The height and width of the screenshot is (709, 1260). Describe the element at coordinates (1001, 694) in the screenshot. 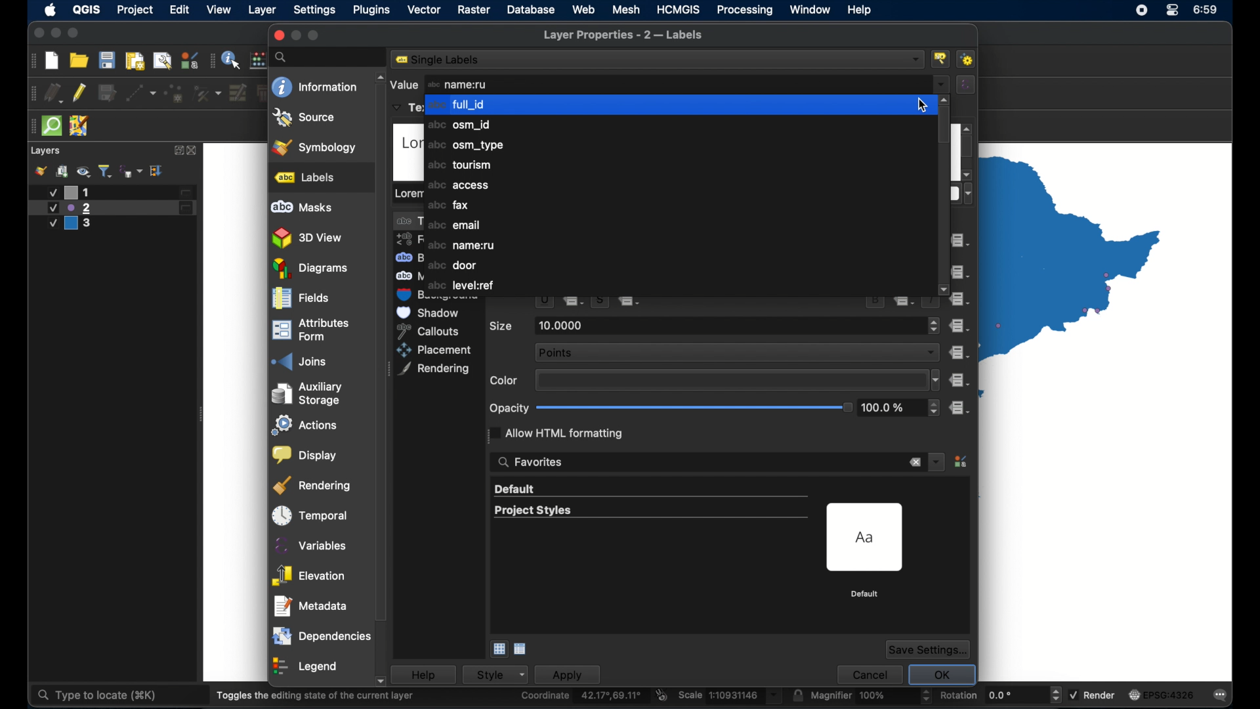

I see `rotation` at that location.